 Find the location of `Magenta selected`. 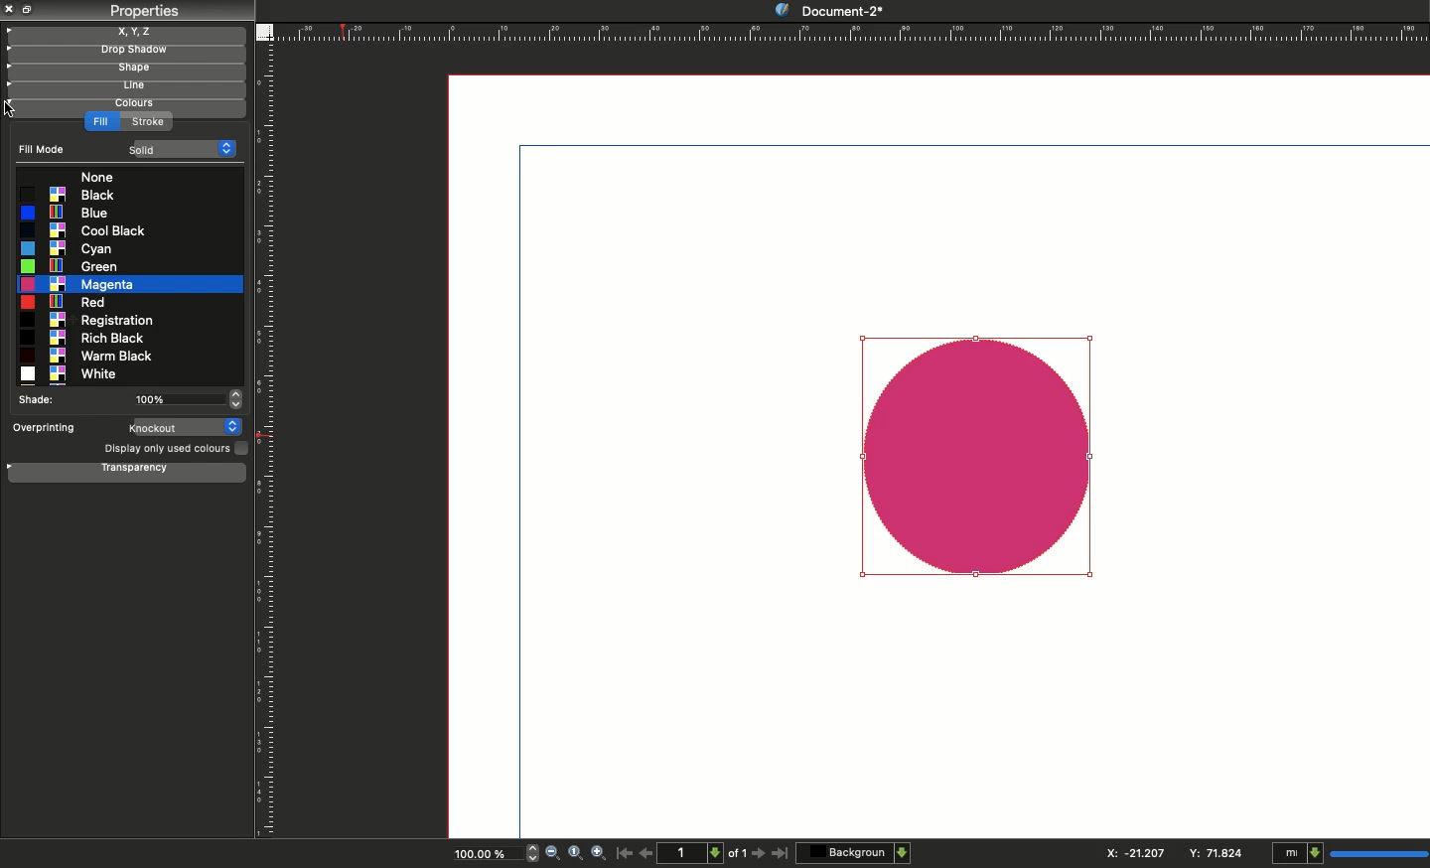

Magenta selected is located at coordinates (124, 285).